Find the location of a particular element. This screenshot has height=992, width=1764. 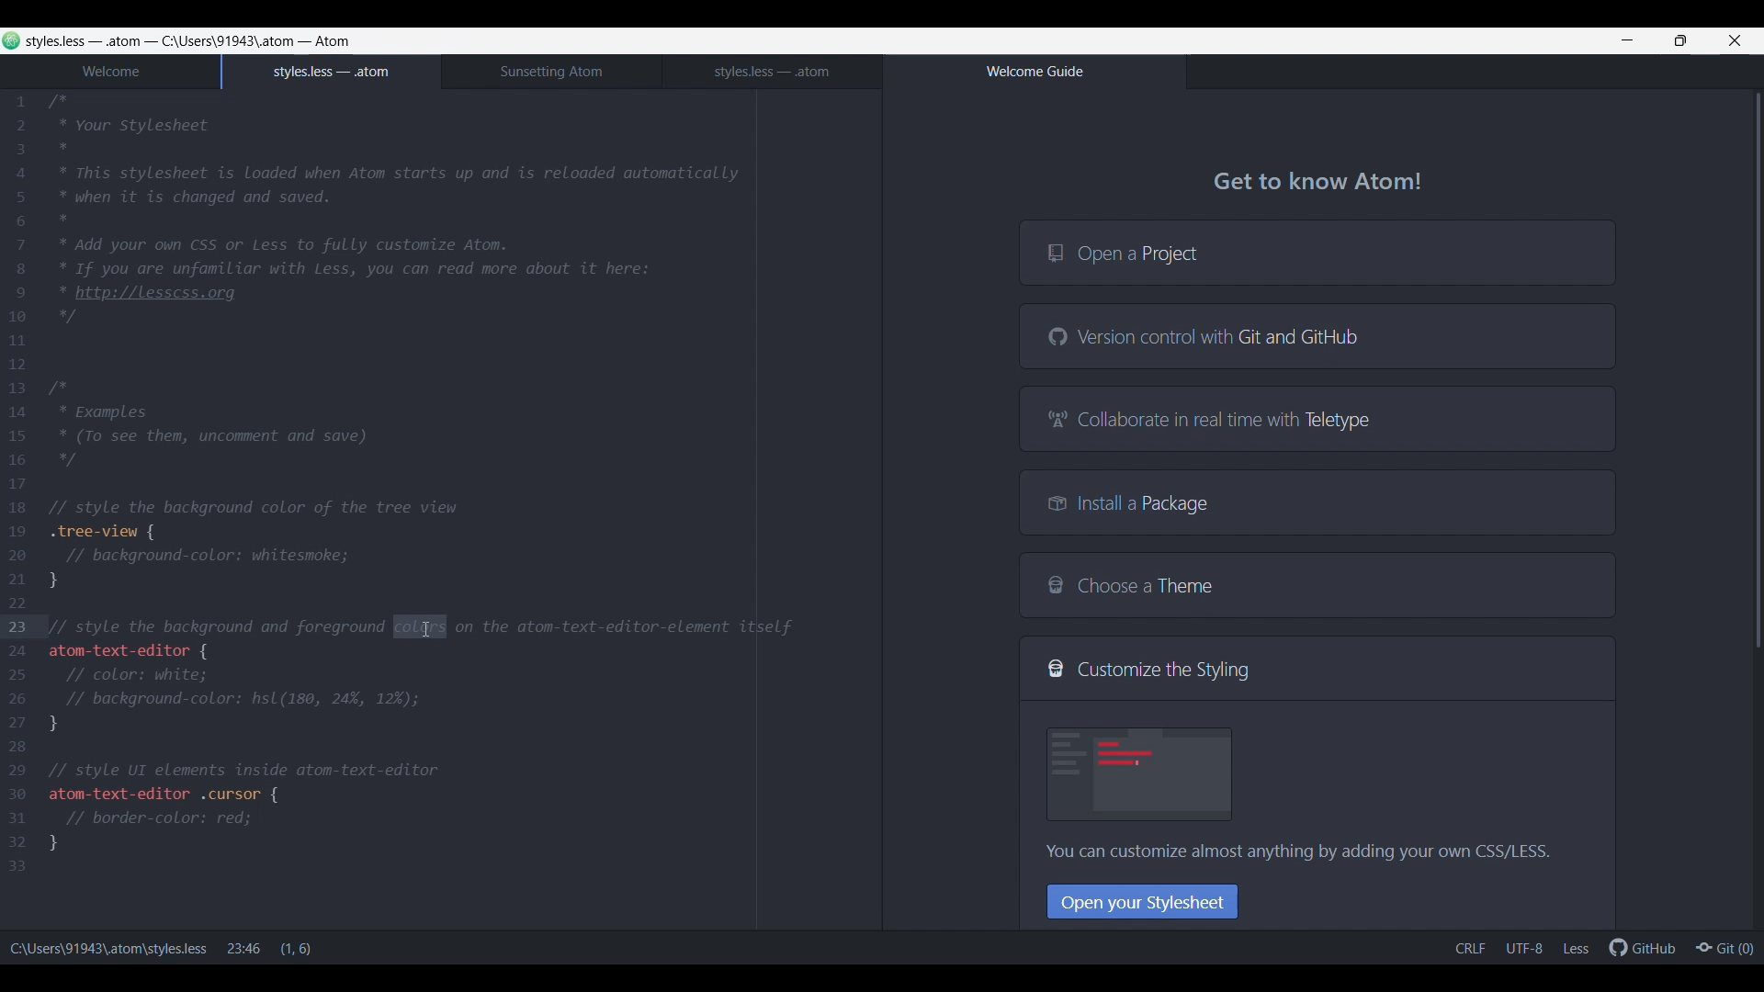

Get to know Atom! is located at coordinates (1318, 185).